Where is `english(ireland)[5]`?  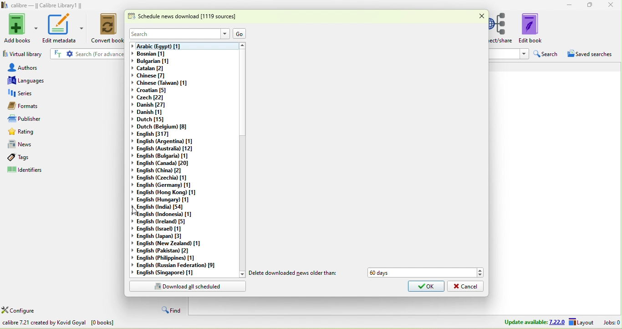
english(ireland)[5] is located at coordinates (164, 221).